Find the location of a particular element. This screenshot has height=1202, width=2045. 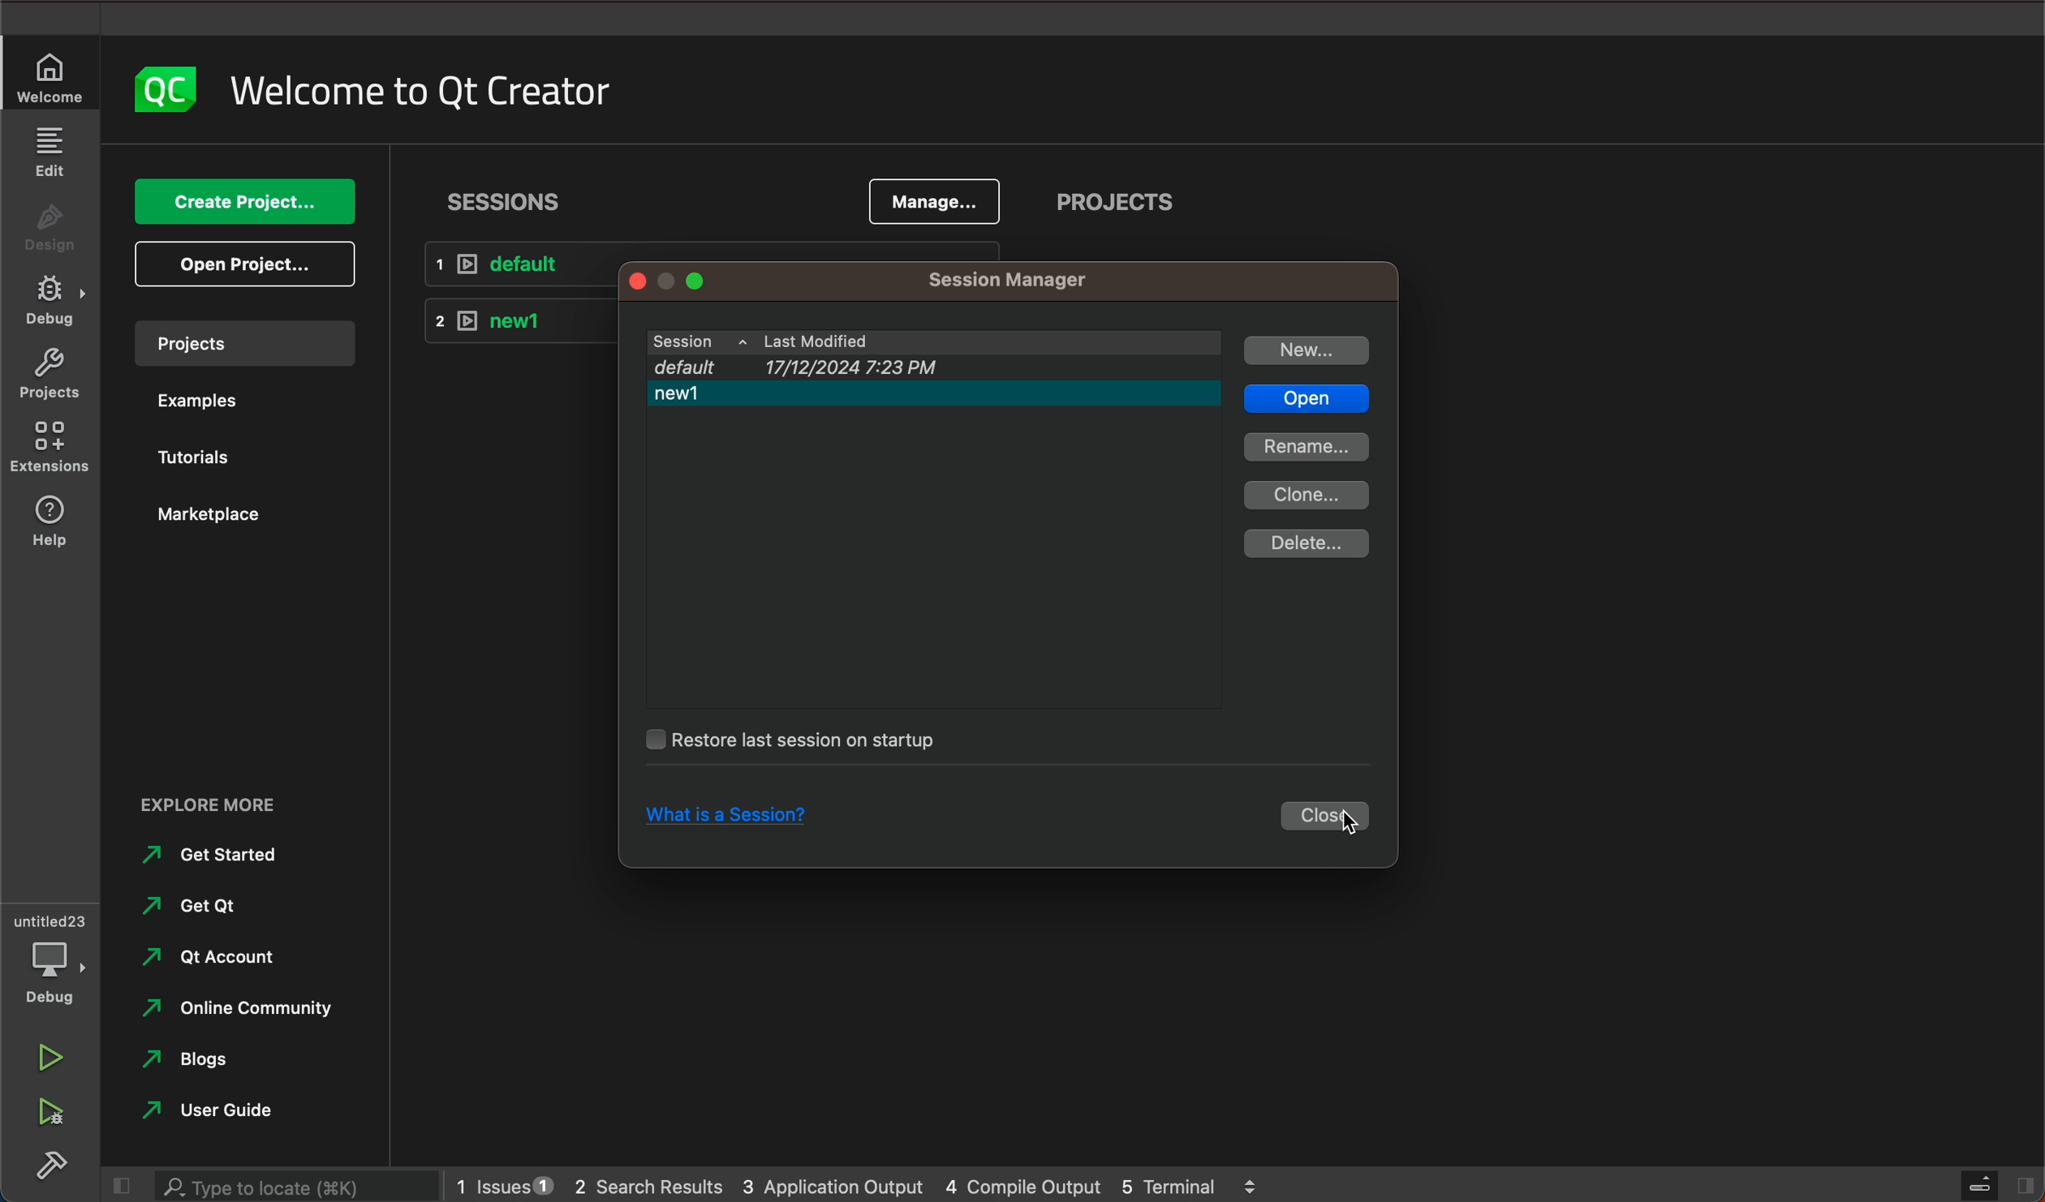

close slidebar is located at coordinates (1995, 1183).